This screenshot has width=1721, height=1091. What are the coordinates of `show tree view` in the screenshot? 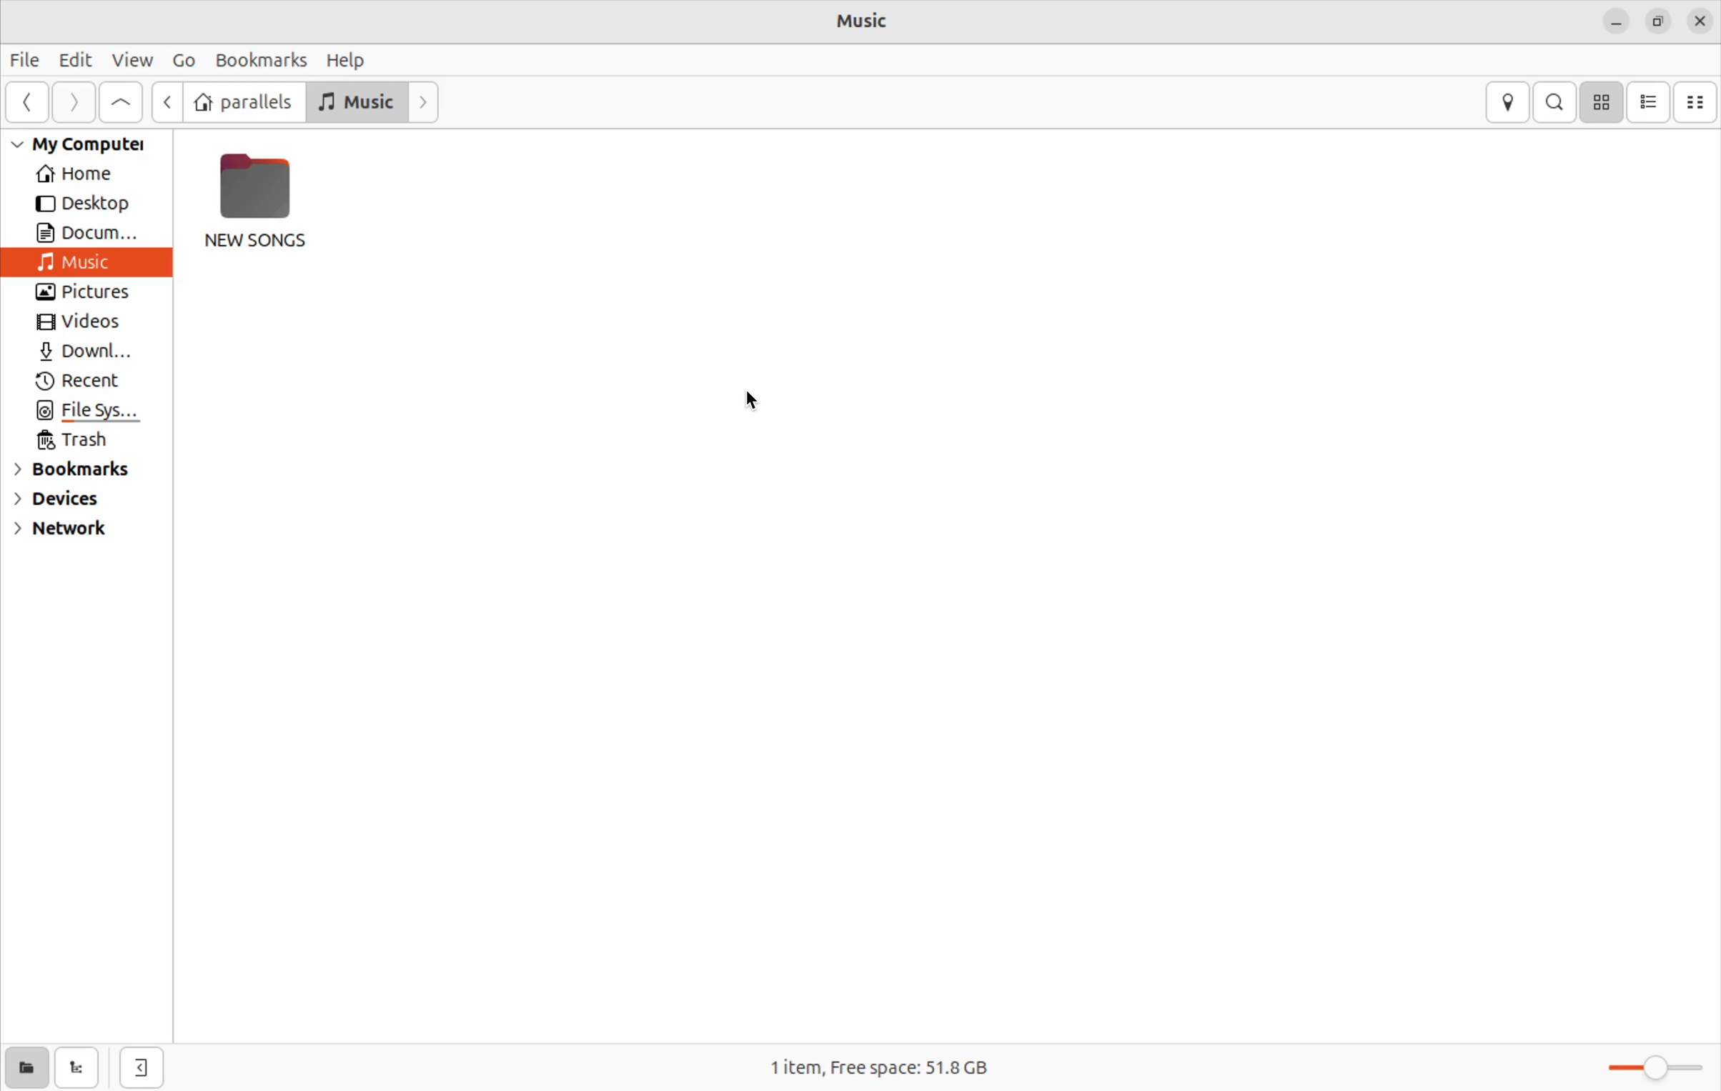 It's located at (76, 1067).